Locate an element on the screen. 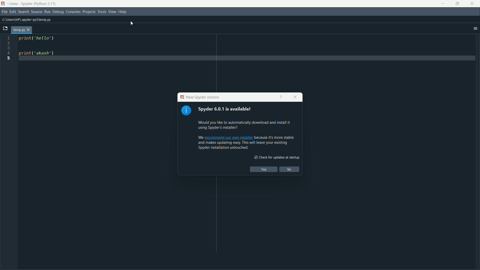  restore is located at coordinates (457, 3).